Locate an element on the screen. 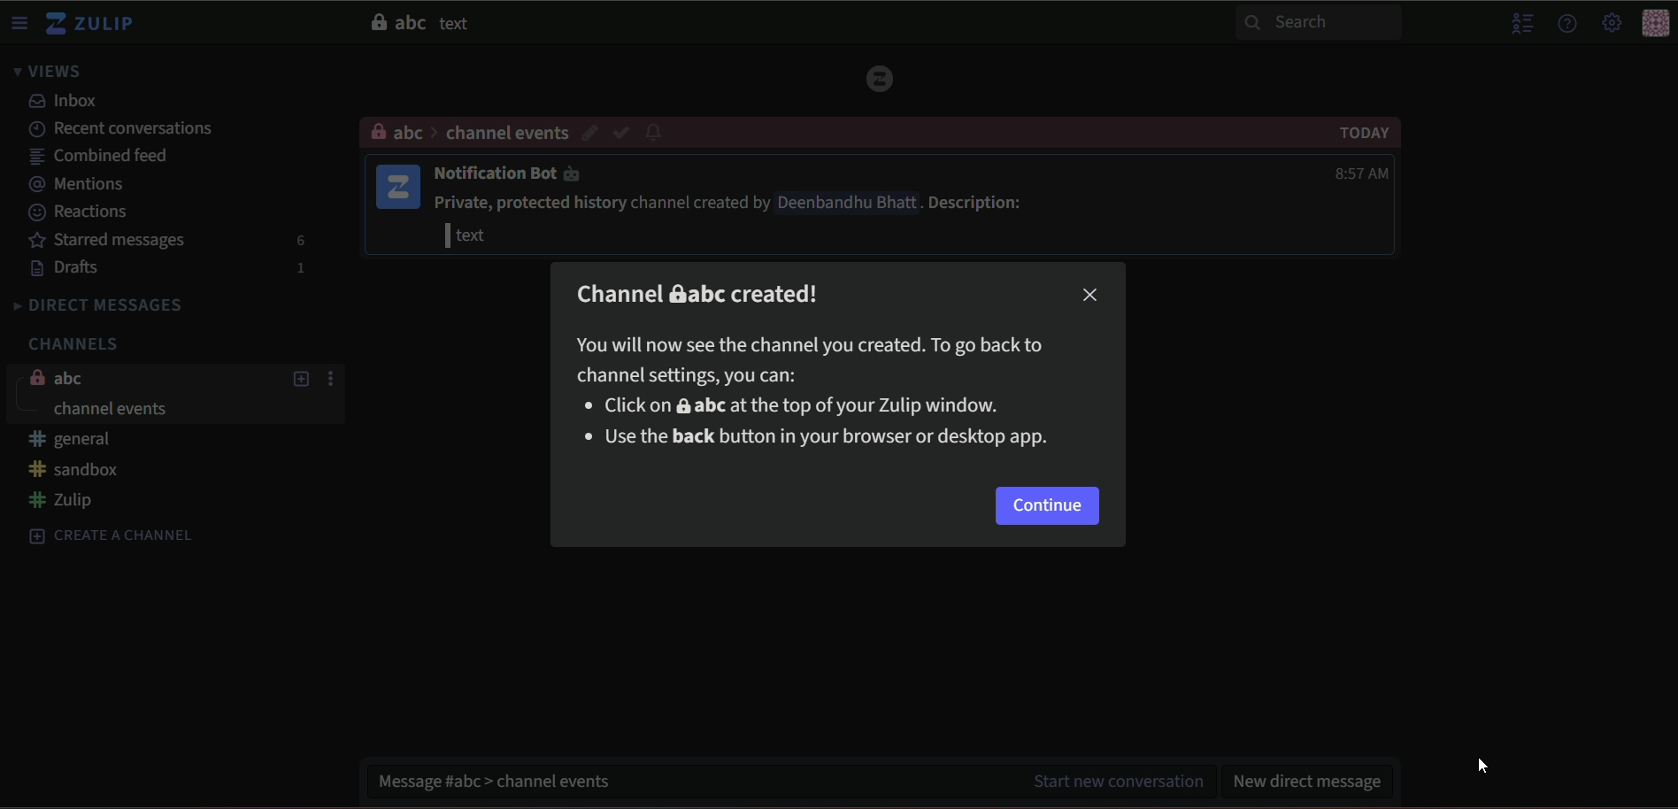  icon is located at coordinates (1656, 24).